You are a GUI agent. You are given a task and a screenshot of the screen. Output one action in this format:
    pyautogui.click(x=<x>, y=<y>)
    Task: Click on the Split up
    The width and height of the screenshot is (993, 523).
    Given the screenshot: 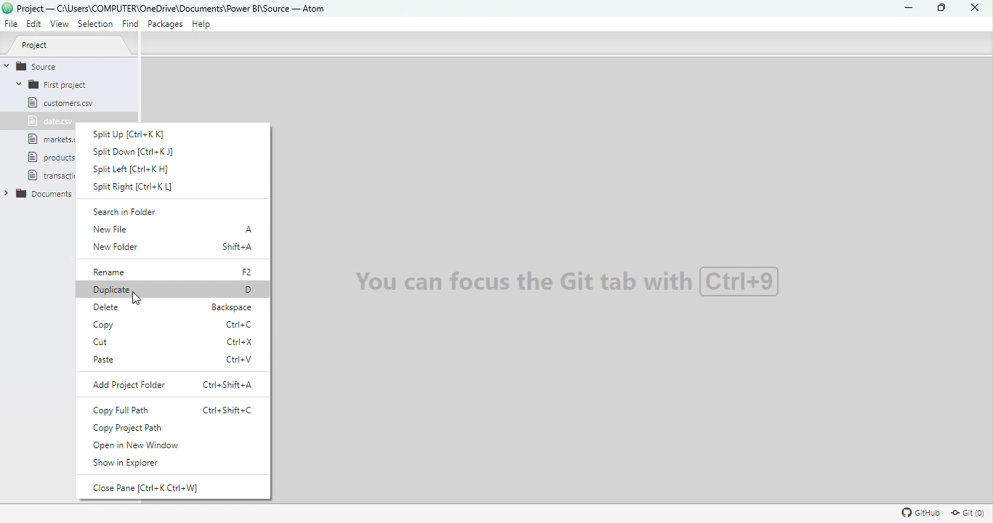 What is the action you would take?
    pyautogui.click(x=145, y=133)
    